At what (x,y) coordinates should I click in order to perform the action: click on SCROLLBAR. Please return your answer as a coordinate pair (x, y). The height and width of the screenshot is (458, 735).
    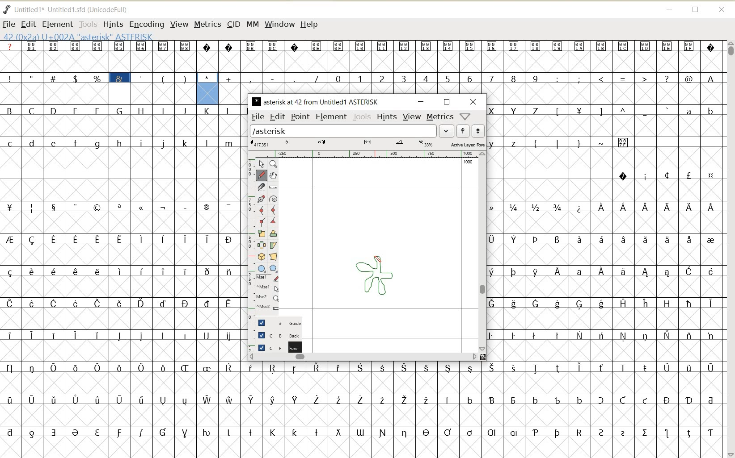
    Looking at the image, I should click on (730, 249).